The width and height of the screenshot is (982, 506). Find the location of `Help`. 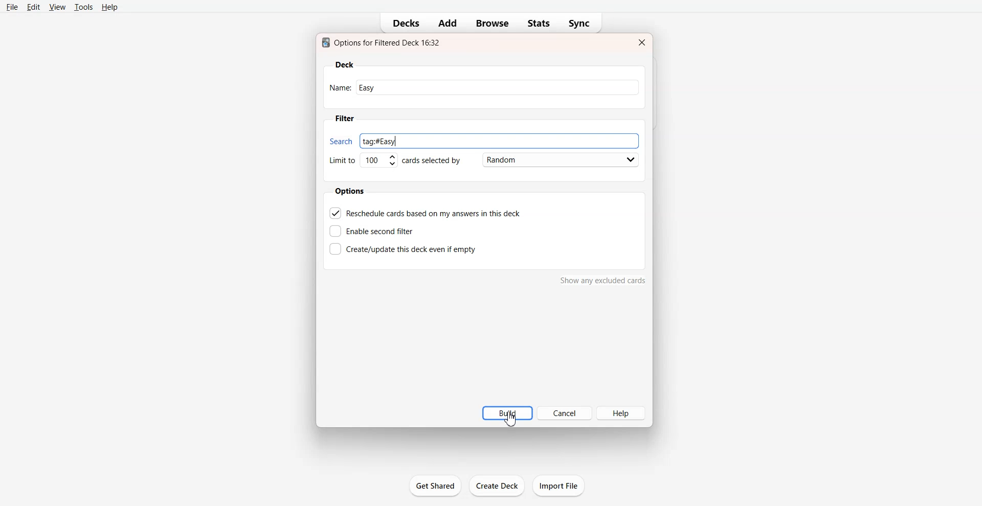

Help is located at coordinates (110, 7).